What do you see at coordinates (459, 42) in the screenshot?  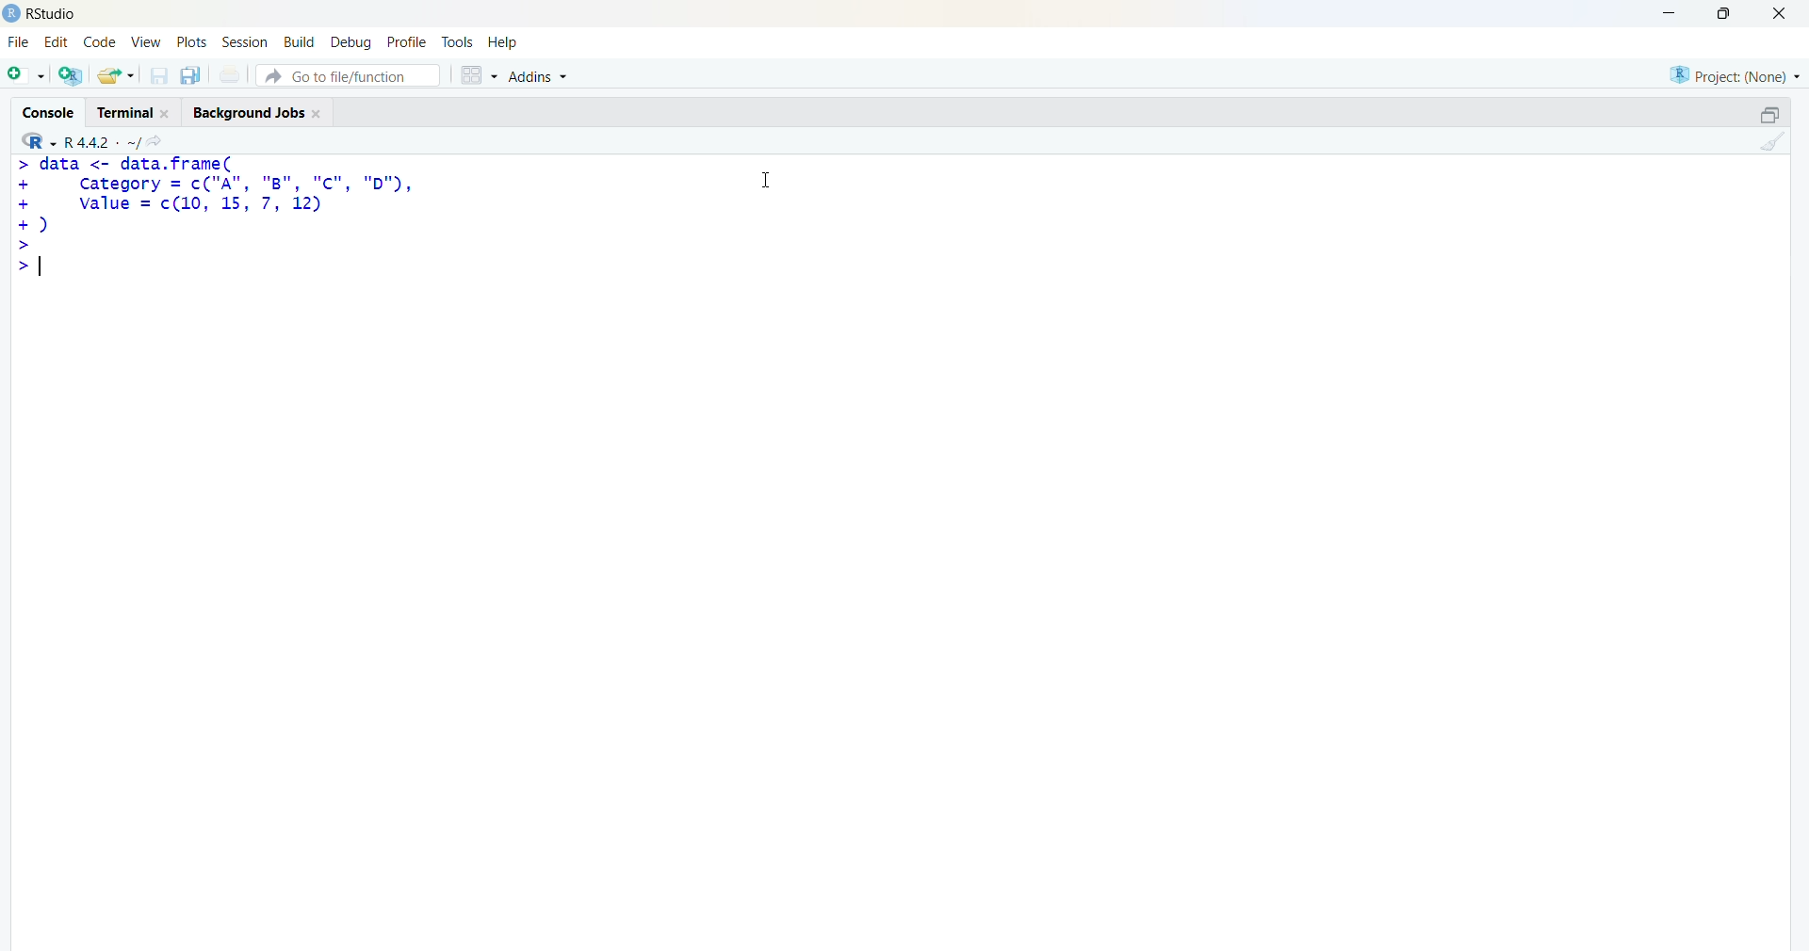 I see `tools` at bounding box center [459, 42].